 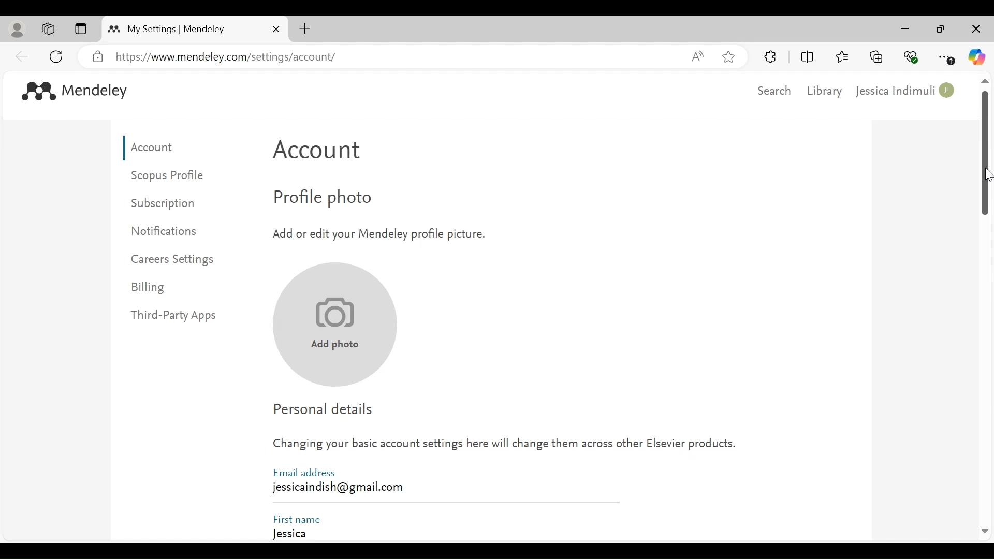 What do you see at coordinates (22, 56) in the screenshot?
I see ` back` at bounding box center [22, 56].